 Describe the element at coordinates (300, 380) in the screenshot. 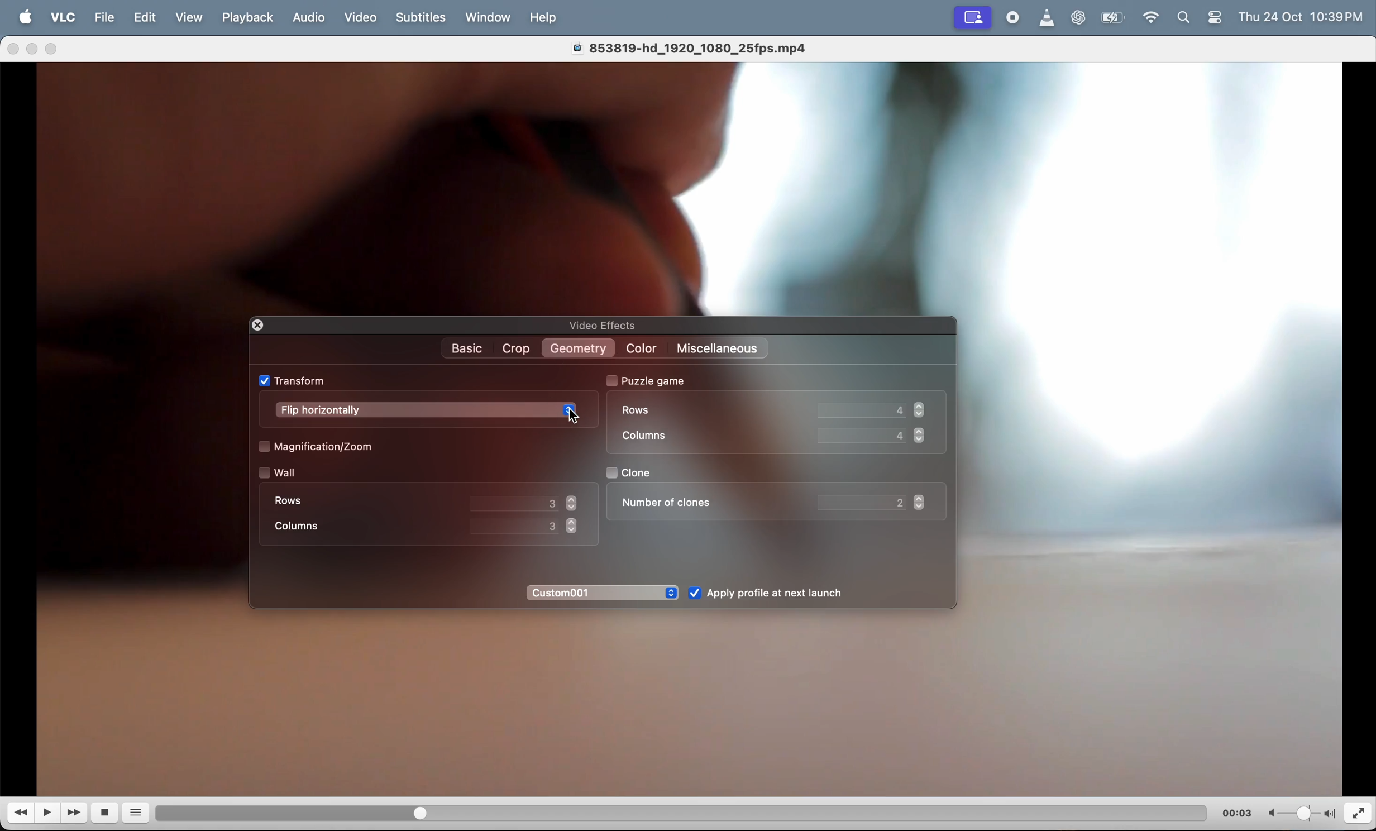

I see `transform` at that location.